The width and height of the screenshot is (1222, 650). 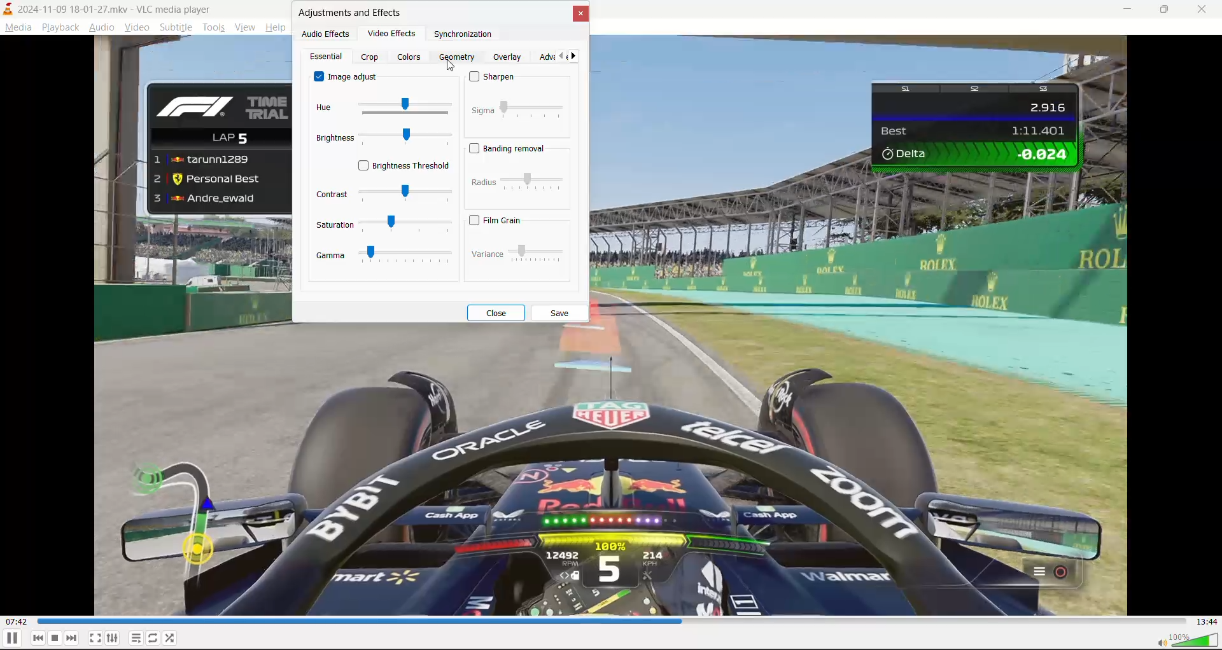 What do you see at coordinates (518, 184) in the screenshot?
I see `radius` at bounding box center [518, 184].